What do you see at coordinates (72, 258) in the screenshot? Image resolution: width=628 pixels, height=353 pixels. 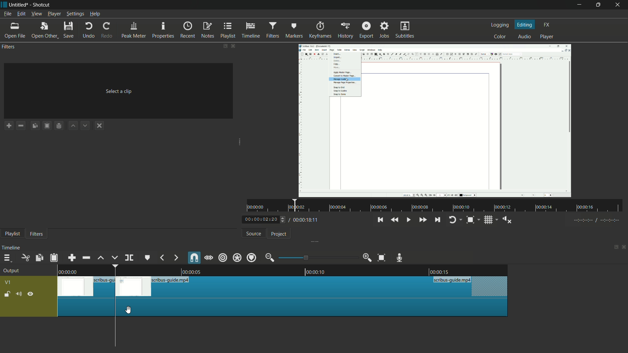 I see `append` at bounding box center [72, 258].